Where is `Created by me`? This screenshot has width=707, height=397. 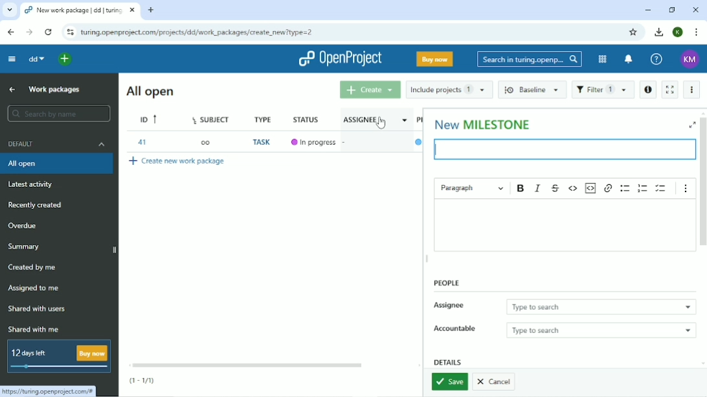
Created by me is located at coordinates (33, 268).